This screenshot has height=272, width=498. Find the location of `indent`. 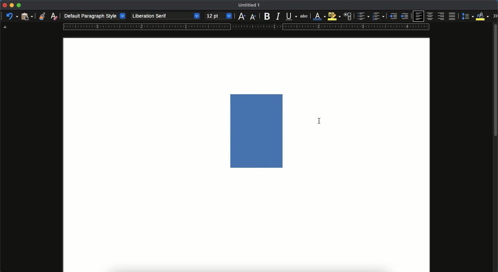

indent is located at coordinates (394, 16).